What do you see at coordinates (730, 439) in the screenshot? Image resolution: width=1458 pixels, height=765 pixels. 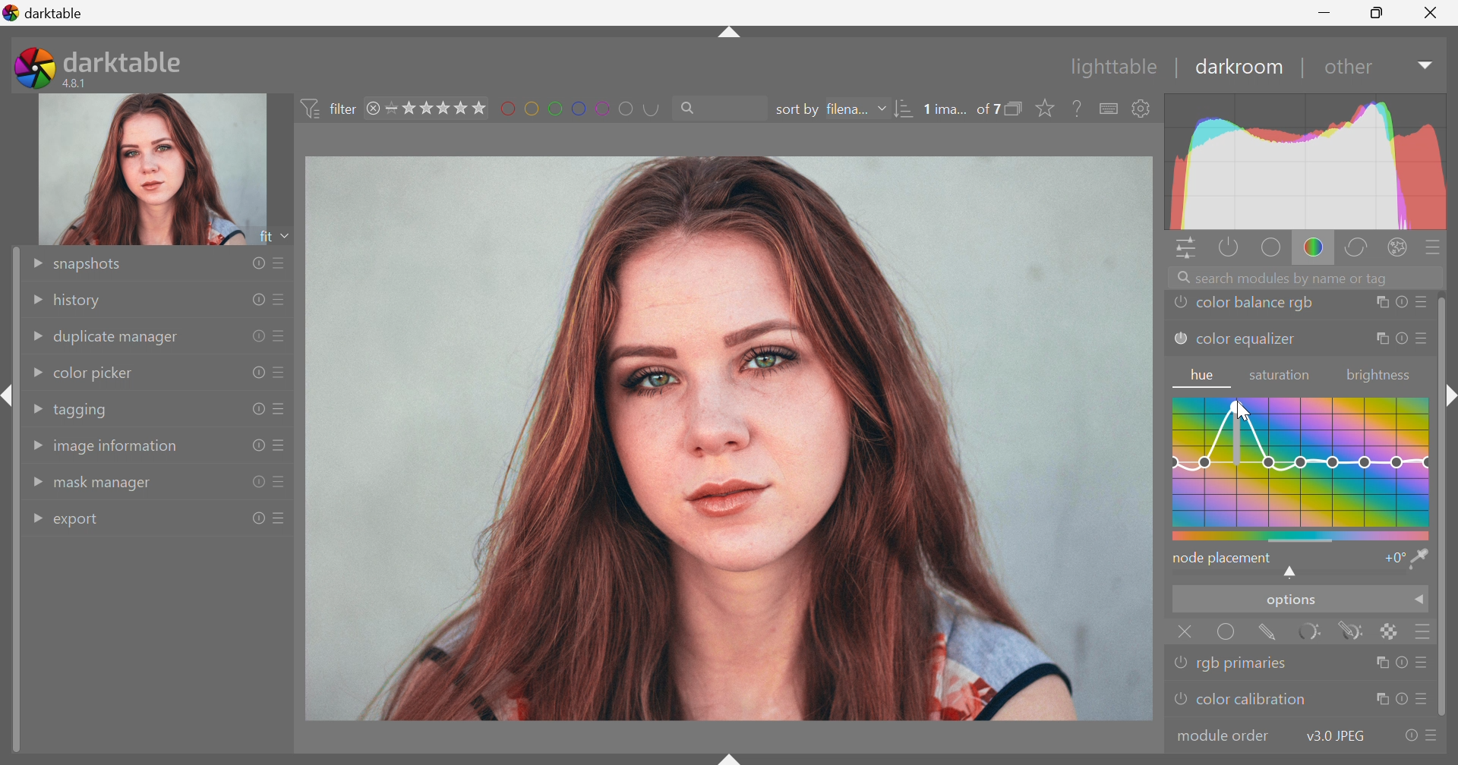 I see `image` at bounding box center [730, 439].